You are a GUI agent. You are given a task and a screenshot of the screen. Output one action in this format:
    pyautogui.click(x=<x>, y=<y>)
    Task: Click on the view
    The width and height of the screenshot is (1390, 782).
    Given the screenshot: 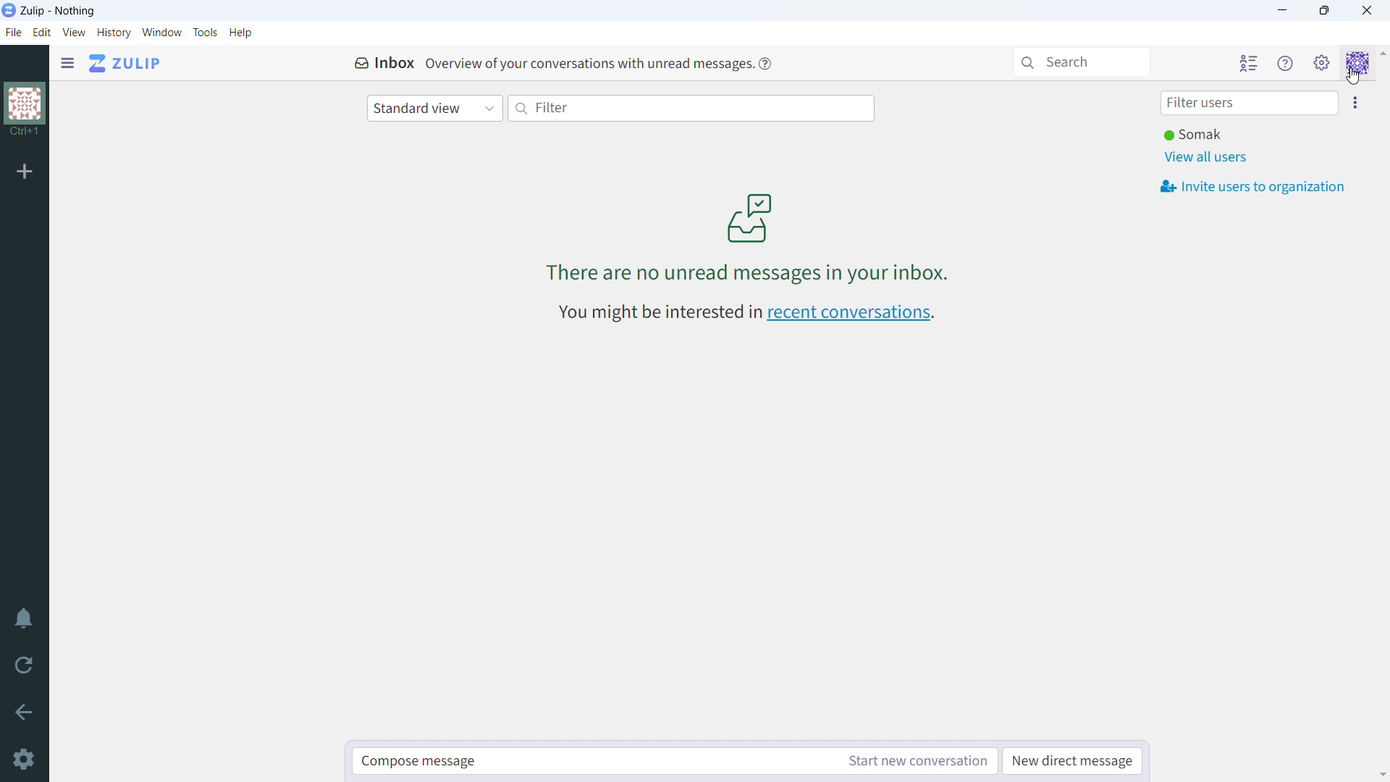 What is the action you would take?
    pyautogui.click(x=75, y=32)
    